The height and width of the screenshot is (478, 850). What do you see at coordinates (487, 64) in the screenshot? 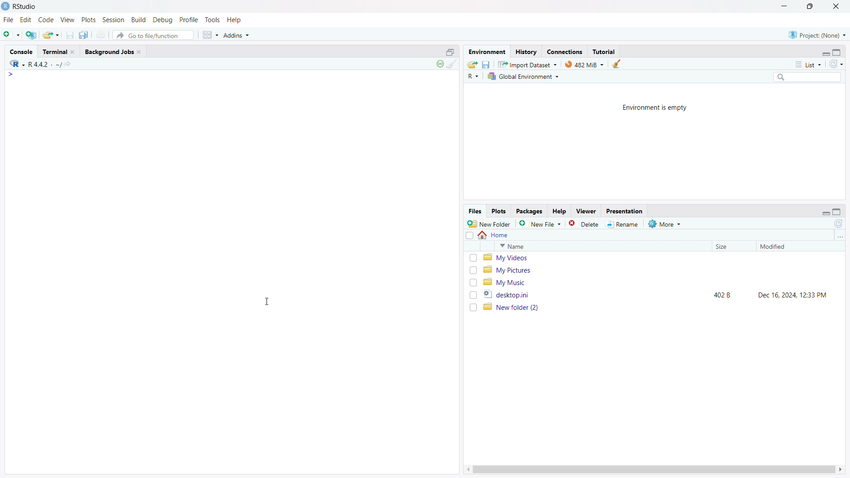
I see `save worksoace as` at bounding box center [487, 64].